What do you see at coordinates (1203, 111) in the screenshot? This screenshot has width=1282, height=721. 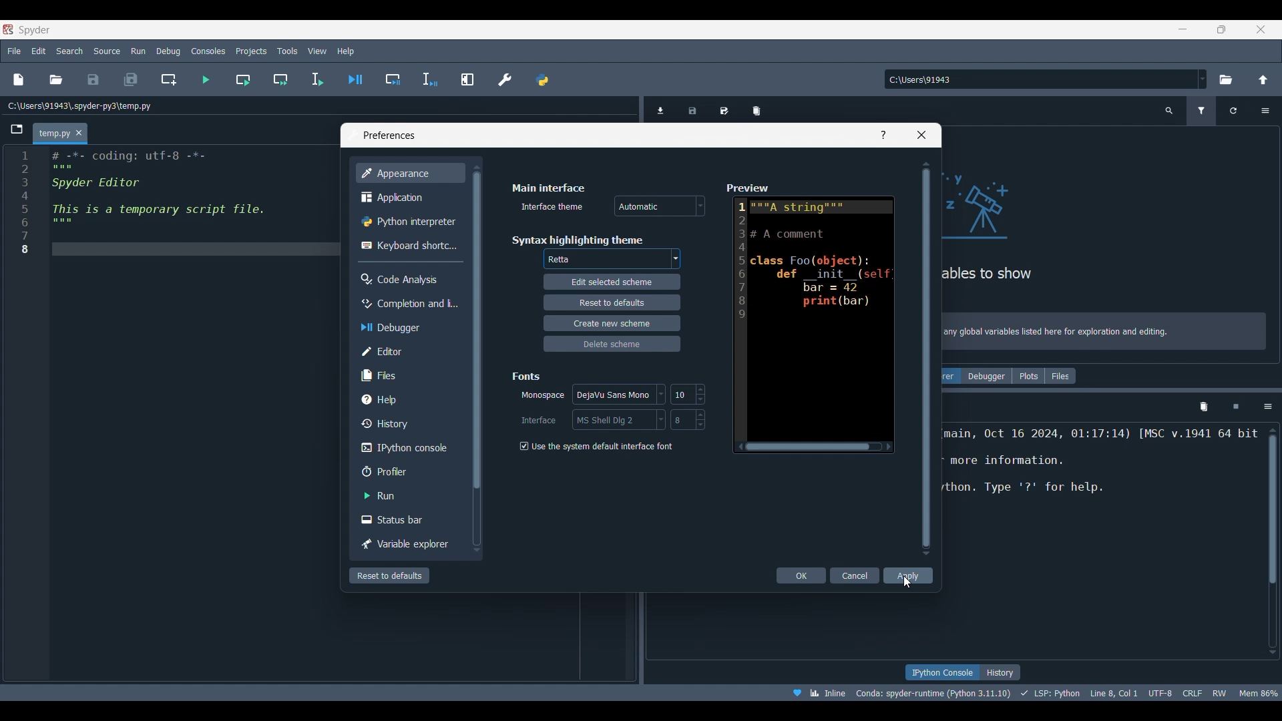 I see `Filter variables, current selection` at bounding box center [1203, 111].